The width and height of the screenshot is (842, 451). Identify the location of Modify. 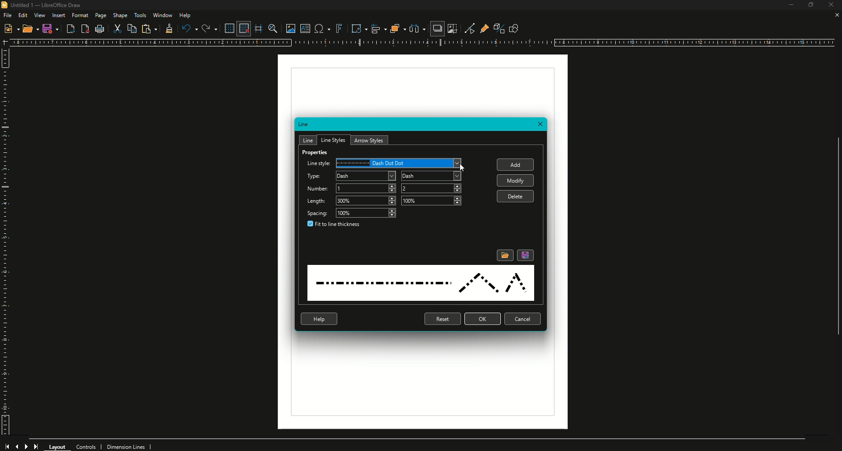
(514, 180).